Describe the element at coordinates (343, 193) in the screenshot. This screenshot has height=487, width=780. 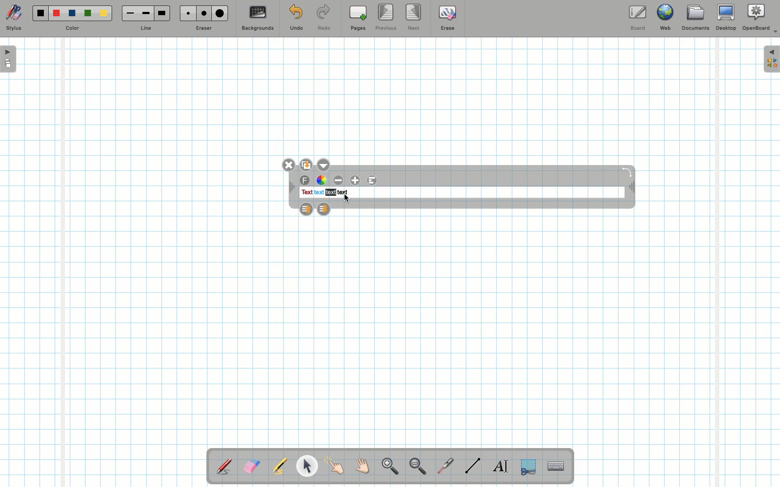
I see `text` at that location.